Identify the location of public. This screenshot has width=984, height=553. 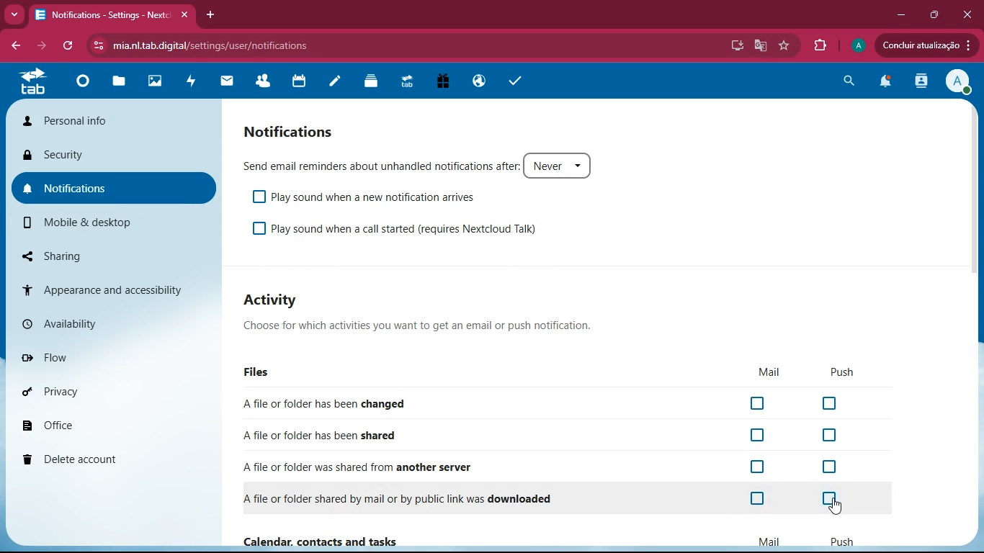
(476, 80).